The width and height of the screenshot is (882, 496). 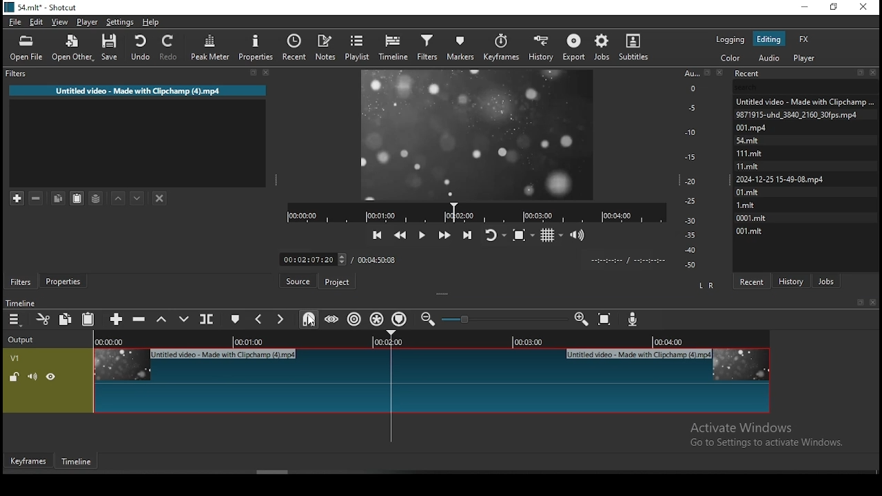 I want to click on toggle player looping, so click(x=495, y=236).